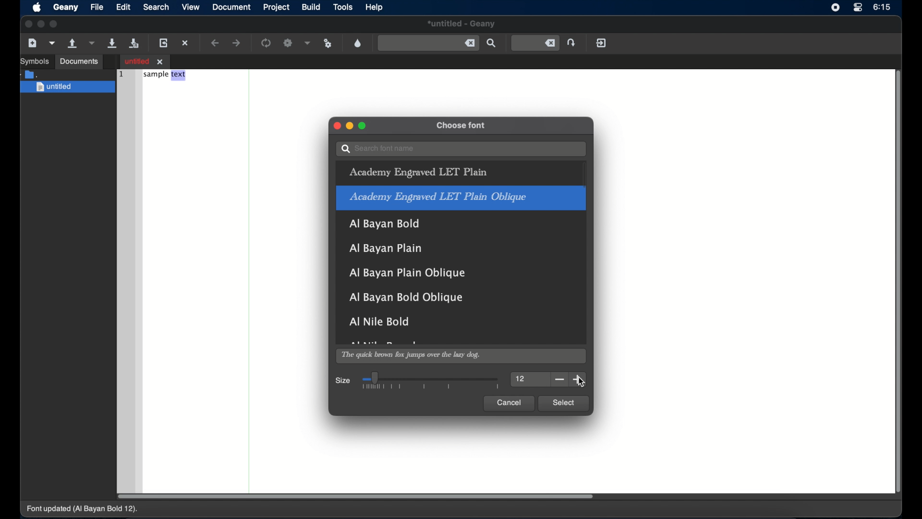 The image size is (922, 519). Describe the element at coordinates (409, 273) in the screenshot. I see `al bayan plain oblique` at that location.